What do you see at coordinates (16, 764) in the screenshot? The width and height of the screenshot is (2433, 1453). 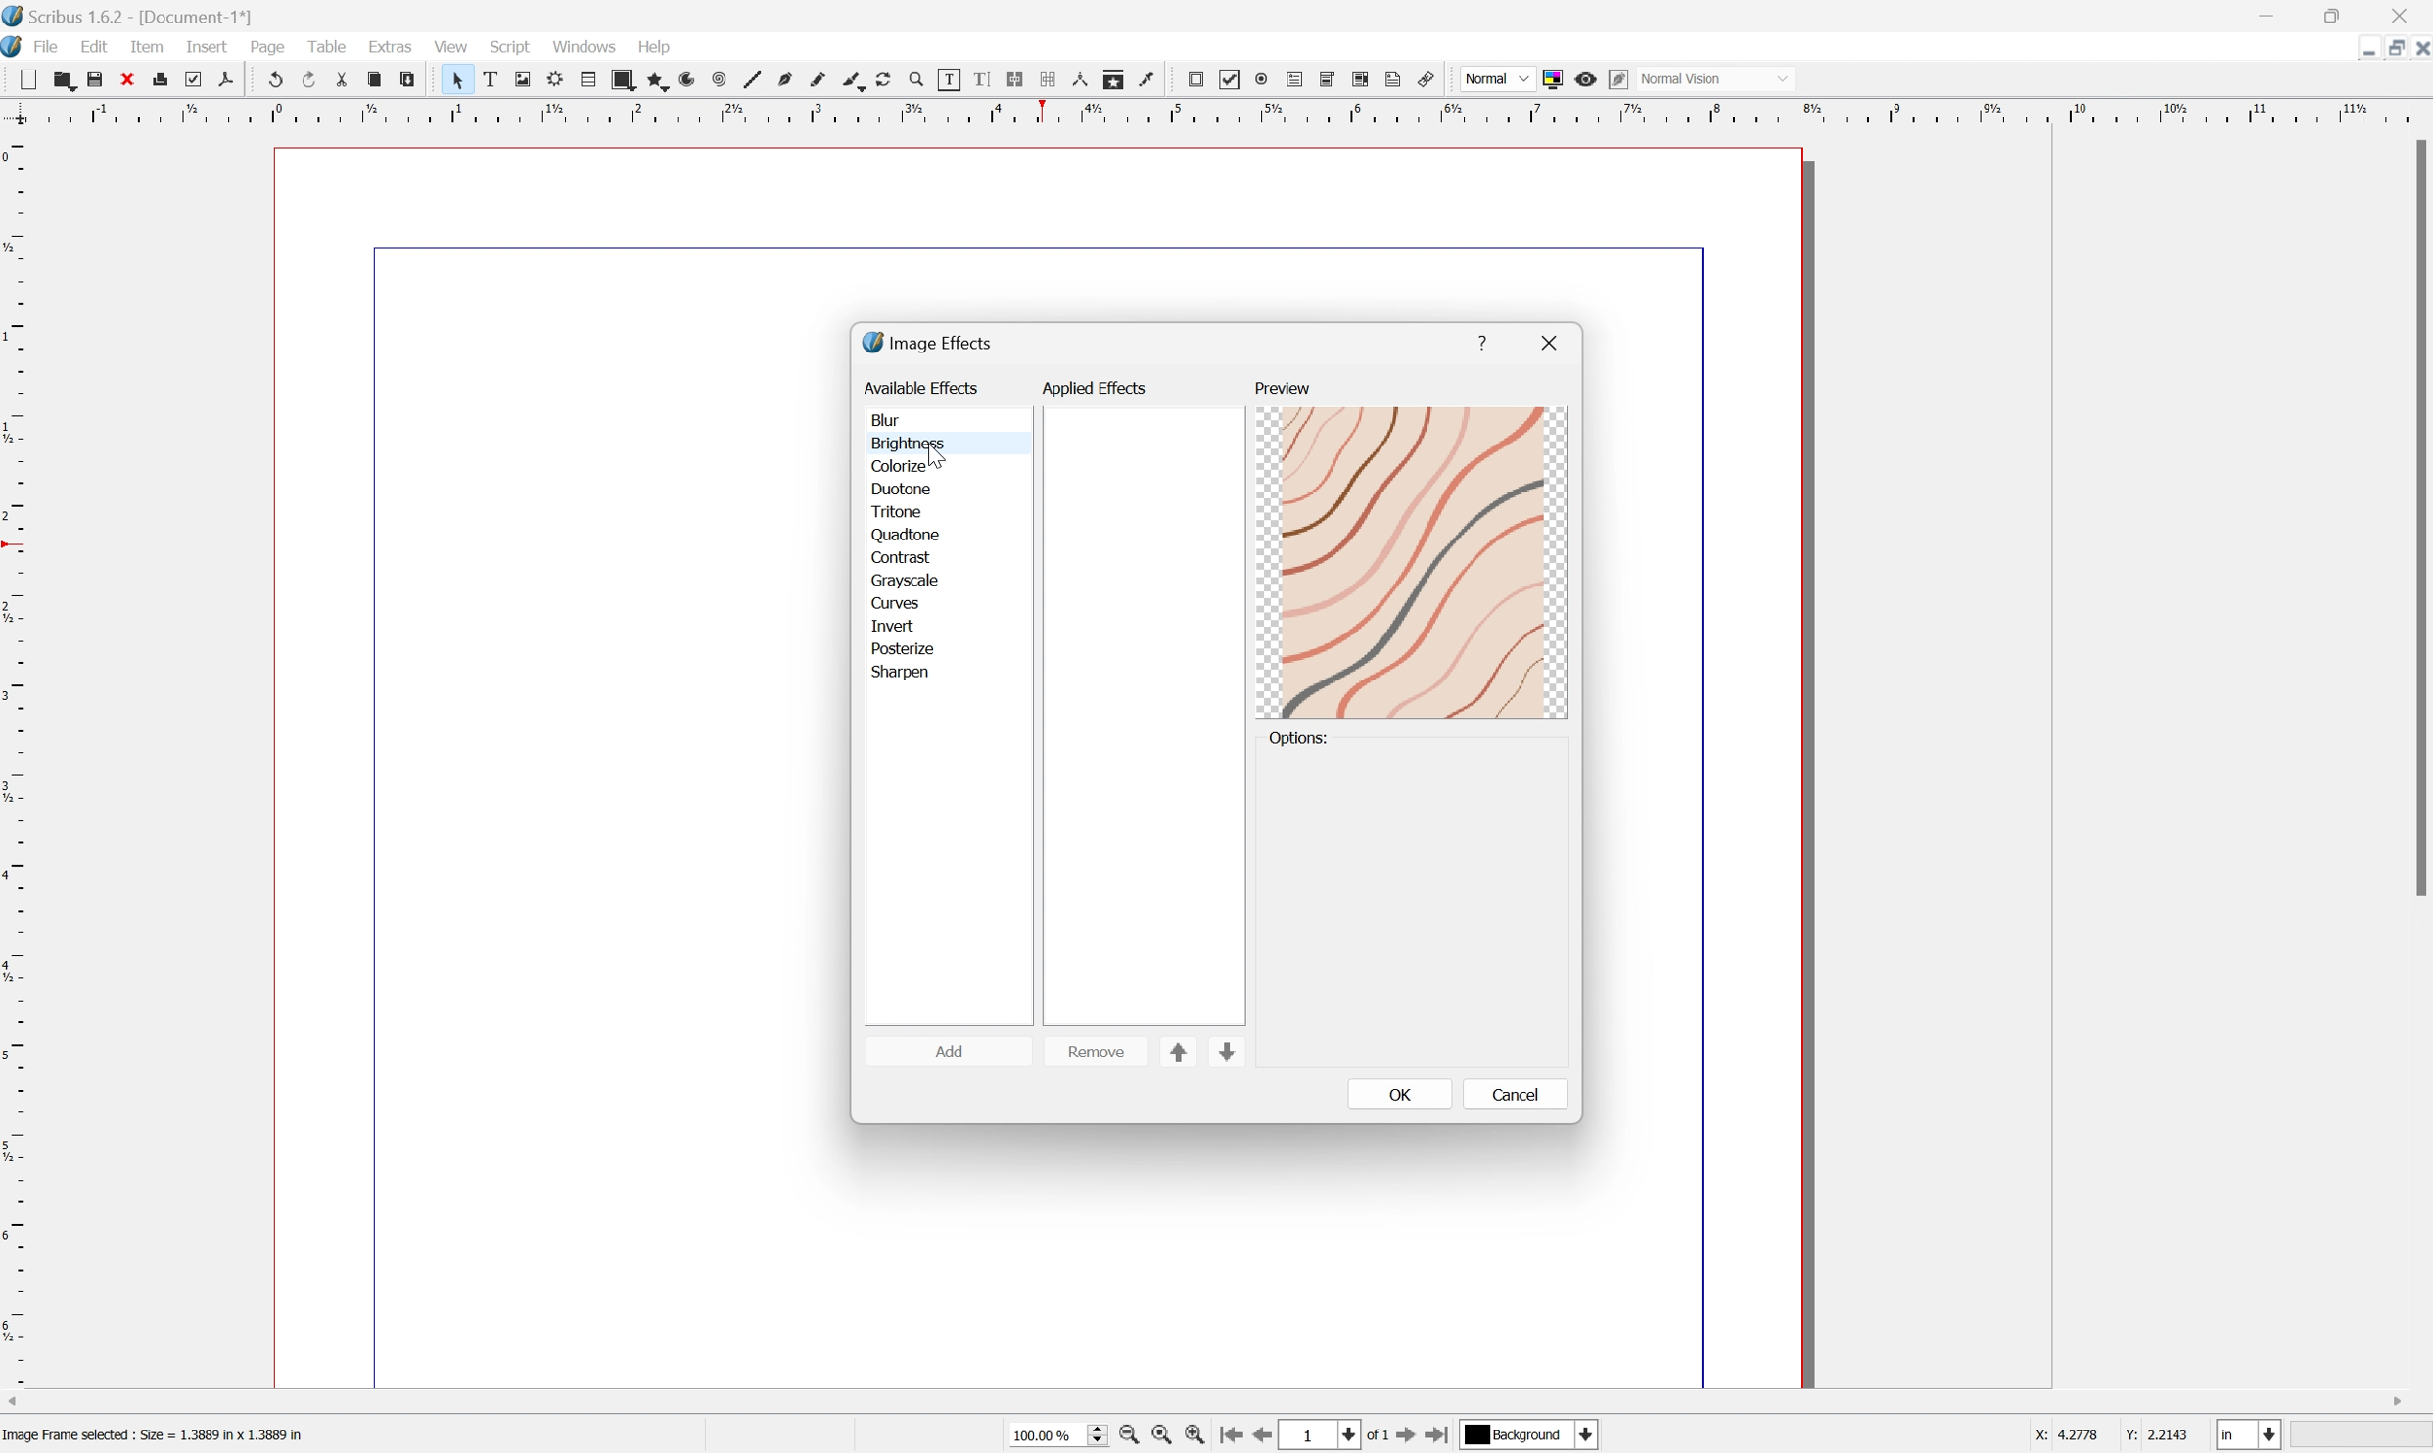 I see `Vertical Margin` at bounding box center [16, 764].